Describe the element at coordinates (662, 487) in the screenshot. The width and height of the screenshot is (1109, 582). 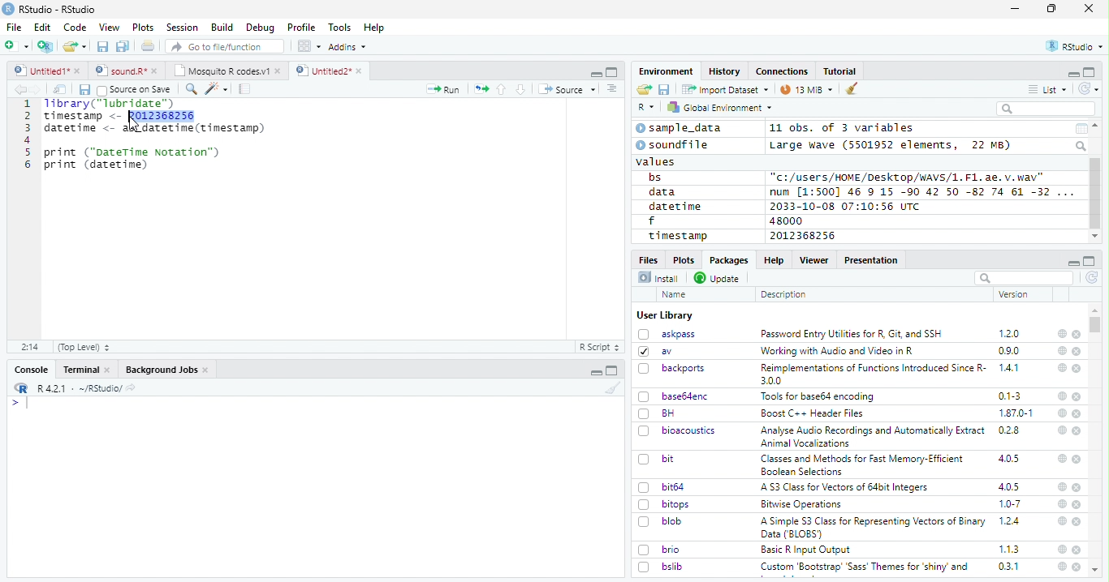
I see `bit64` at that location.